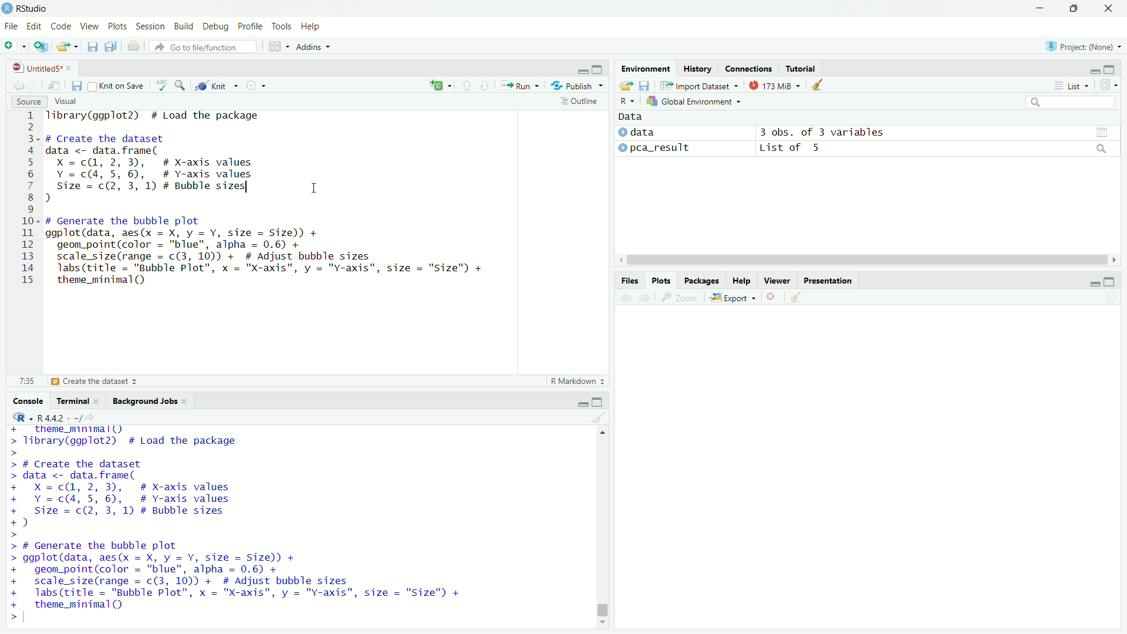  What do you see at coordinates (774, 85) in the screenshot?
I see `data usage: 173mb` at bounding box center [774, 85].